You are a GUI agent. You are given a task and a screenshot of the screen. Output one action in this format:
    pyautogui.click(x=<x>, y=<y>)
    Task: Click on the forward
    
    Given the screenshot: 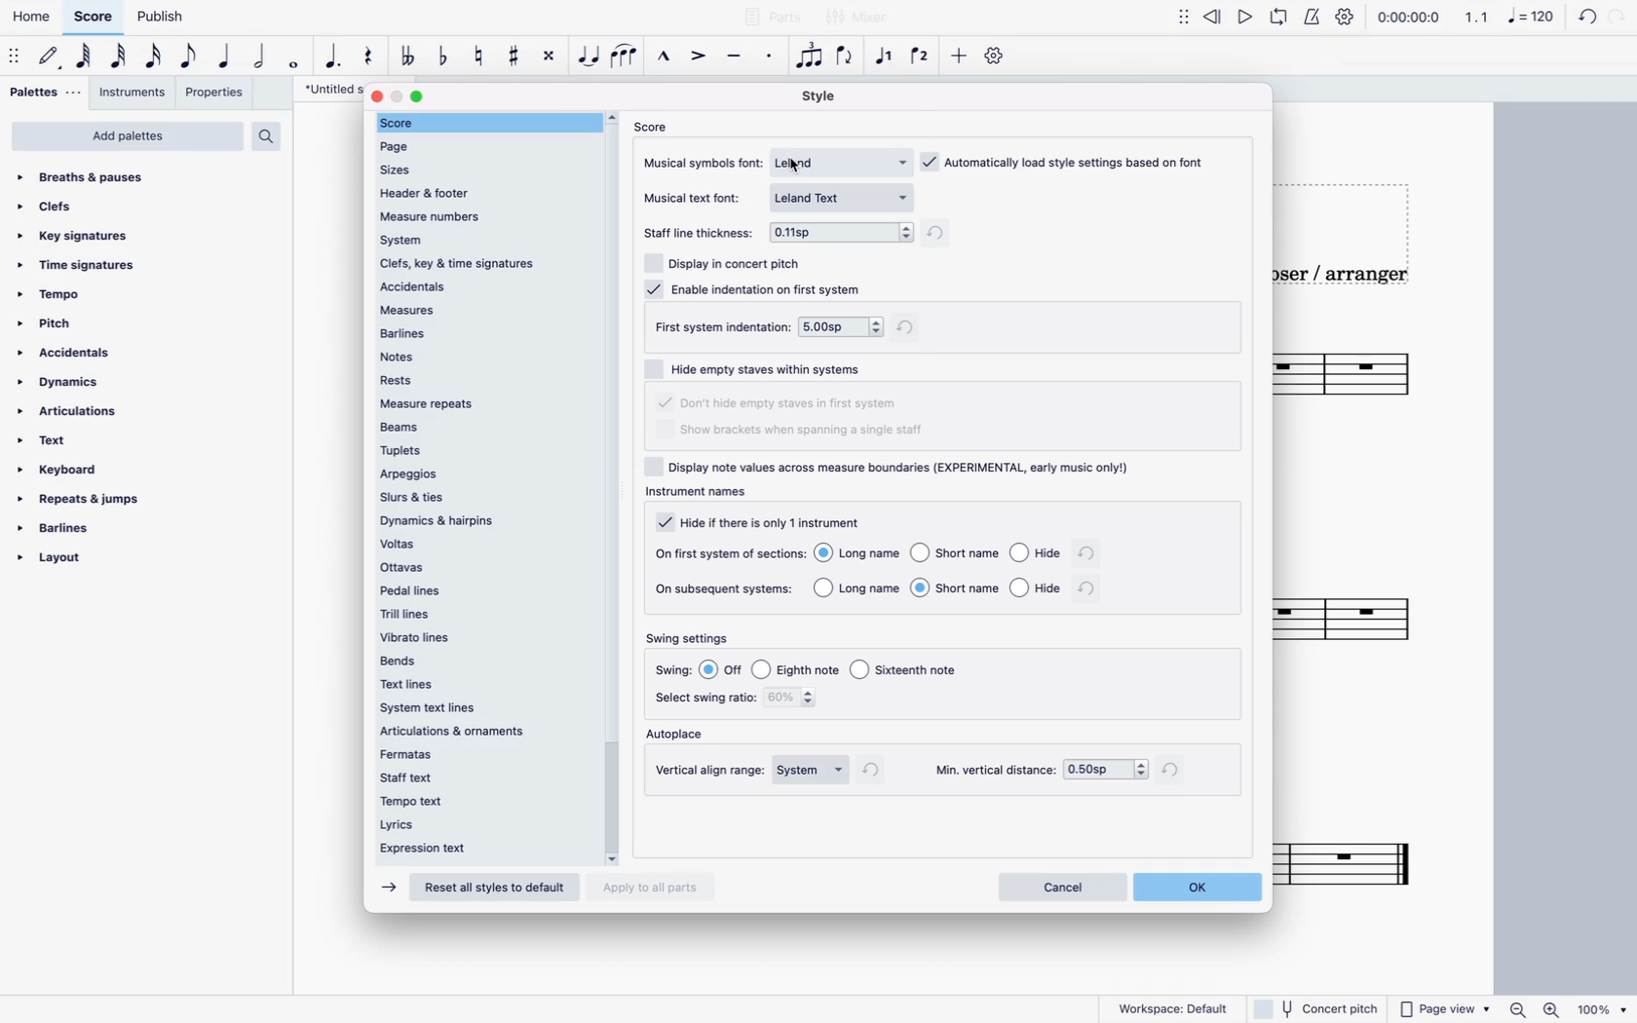 What is the action you would take?
    pyautogui.click(x=388, y=889)
    